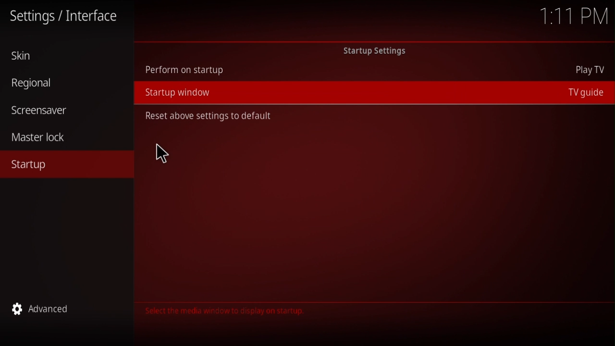 The height and width of the screenshot is (346, 615). What do you see at coordinates (36, 84) in the screenshot?
I see `regional` at bounding box center [36, 84].